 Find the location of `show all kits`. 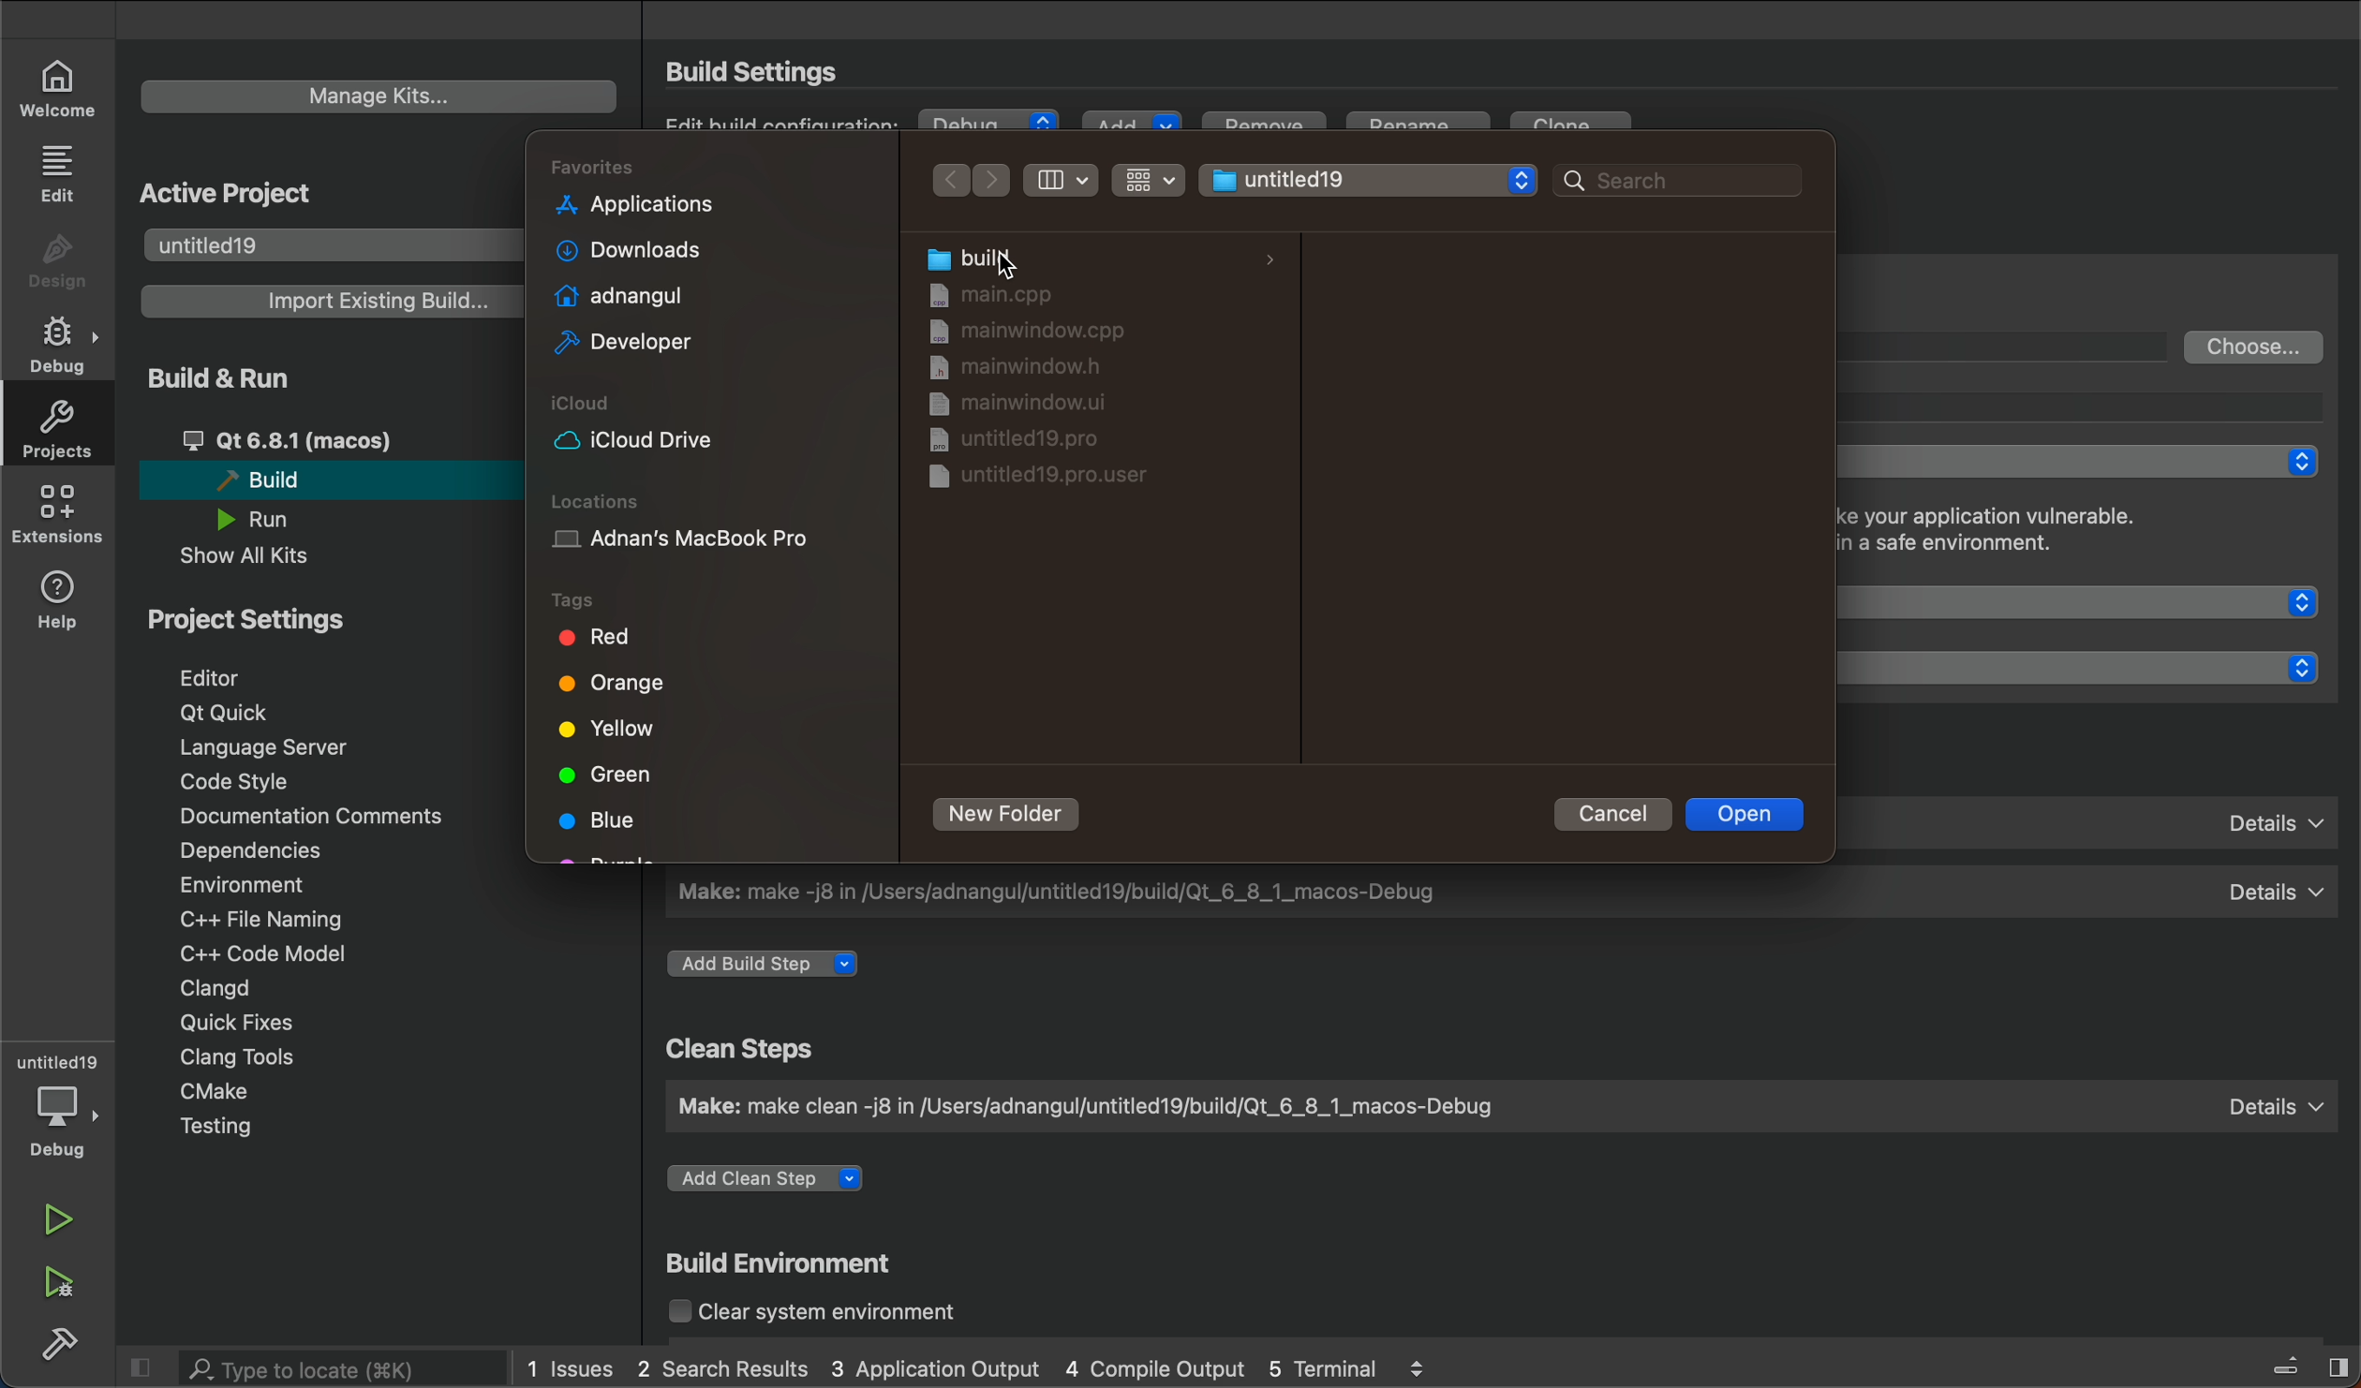

show all kits is located at coordinates (268, 556).